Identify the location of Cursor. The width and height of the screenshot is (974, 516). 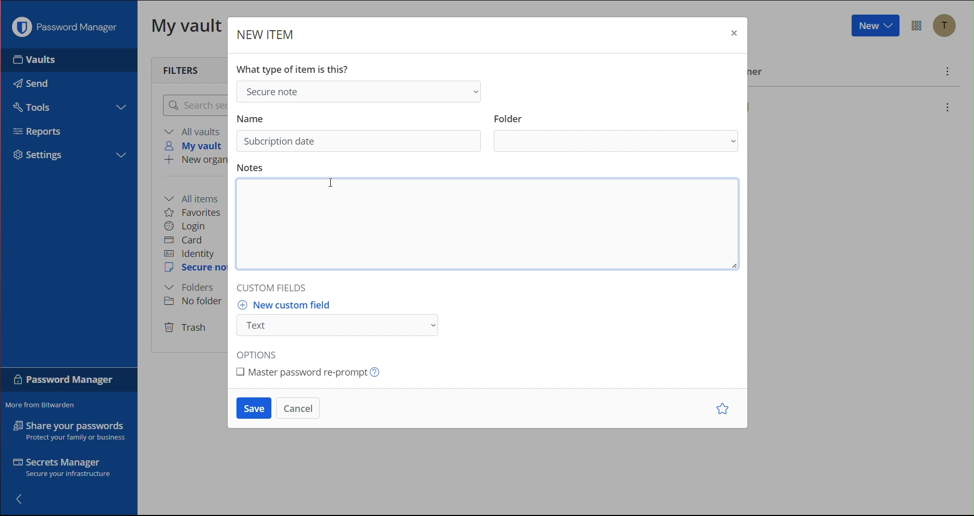
(334, 182).